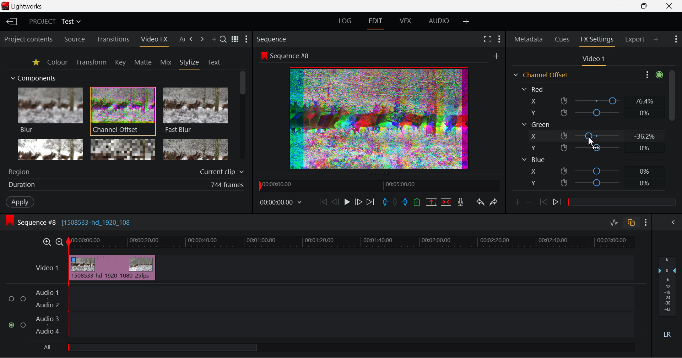 The height and width of the screenshot is (358, 682). What do you see at coordinates (60, 243) in the screenshot?
I see `Timeline Zoom Out` at bounding box center [60, 243].